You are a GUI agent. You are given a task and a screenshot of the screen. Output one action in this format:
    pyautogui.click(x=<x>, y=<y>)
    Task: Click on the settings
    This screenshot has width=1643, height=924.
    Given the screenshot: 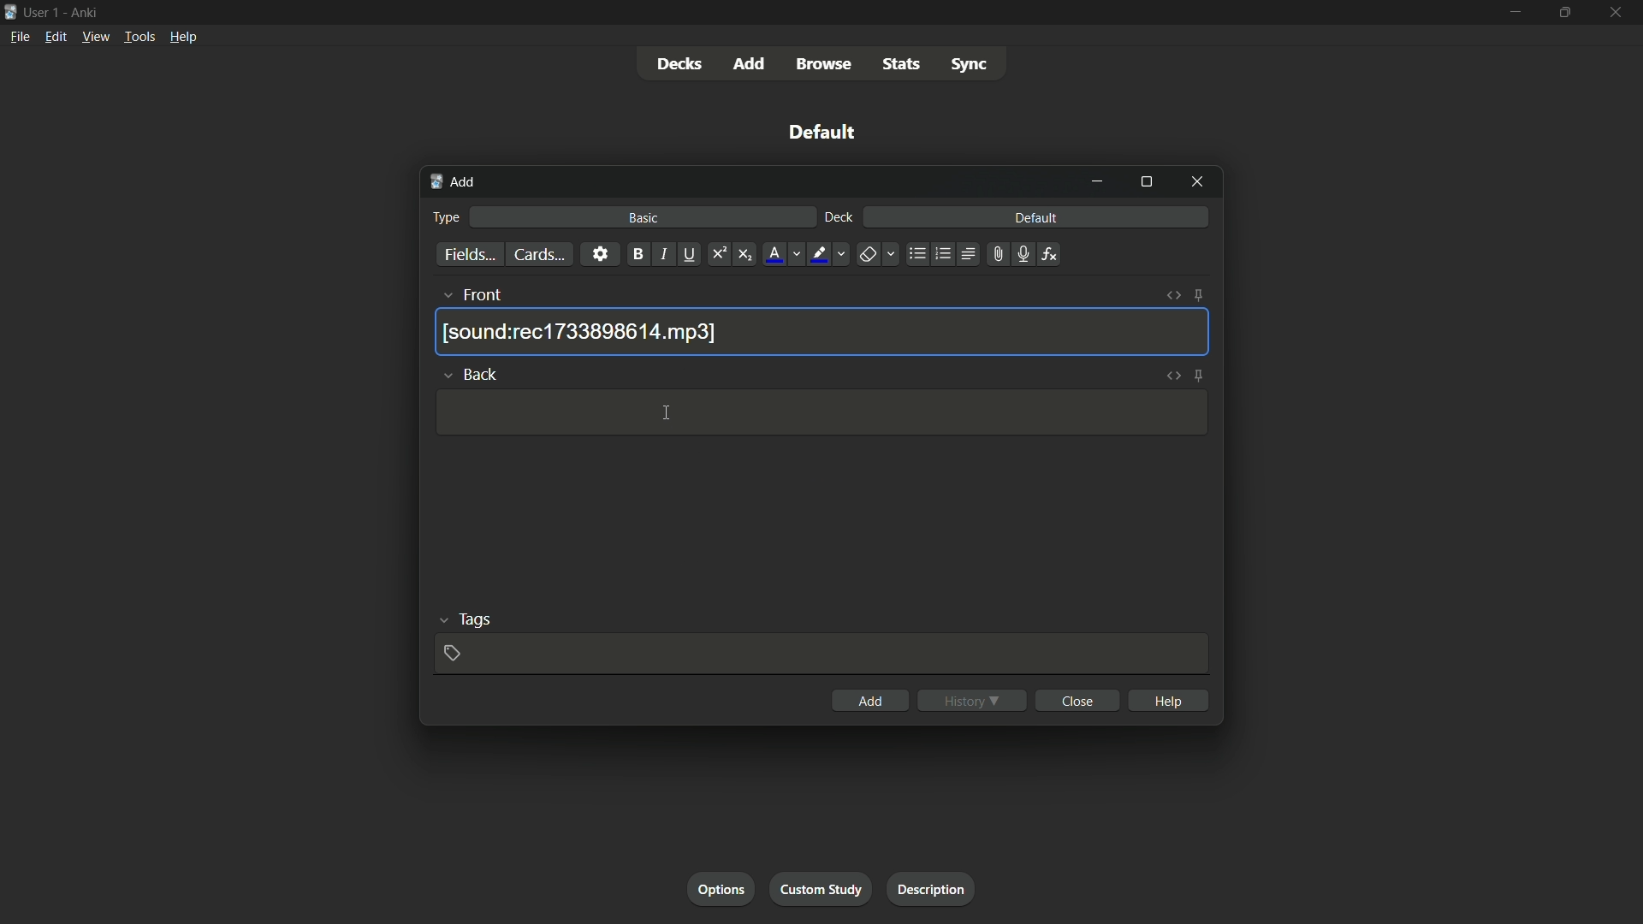 What is the action you would take?
    pyautogui.click(x=599, y=254)
    